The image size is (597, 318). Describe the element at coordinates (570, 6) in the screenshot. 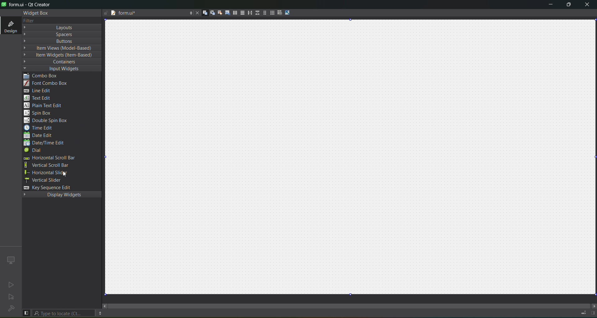

I see `maximize` at that location.